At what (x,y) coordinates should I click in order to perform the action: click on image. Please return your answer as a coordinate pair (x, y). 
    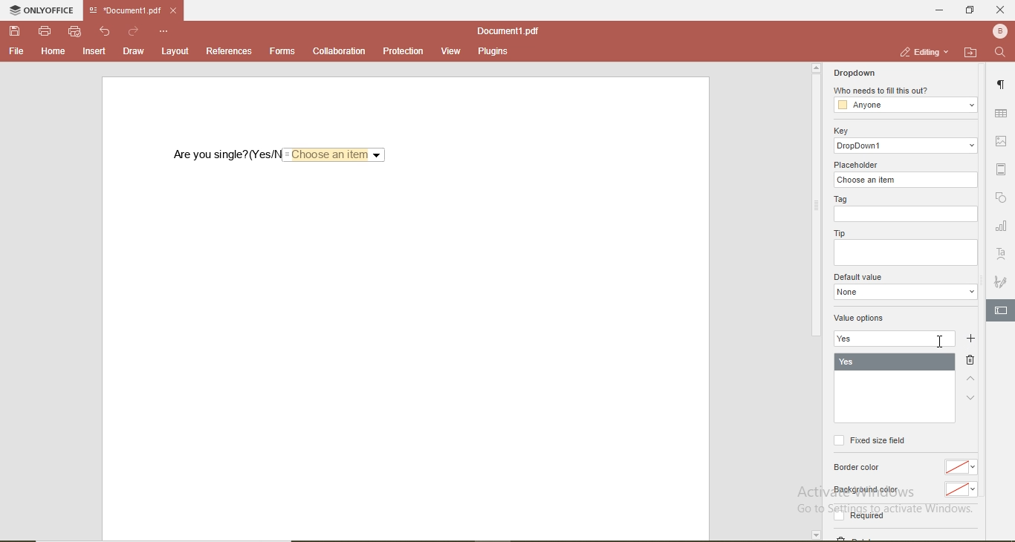
    Looking at the image, I should click on (1002, 139).